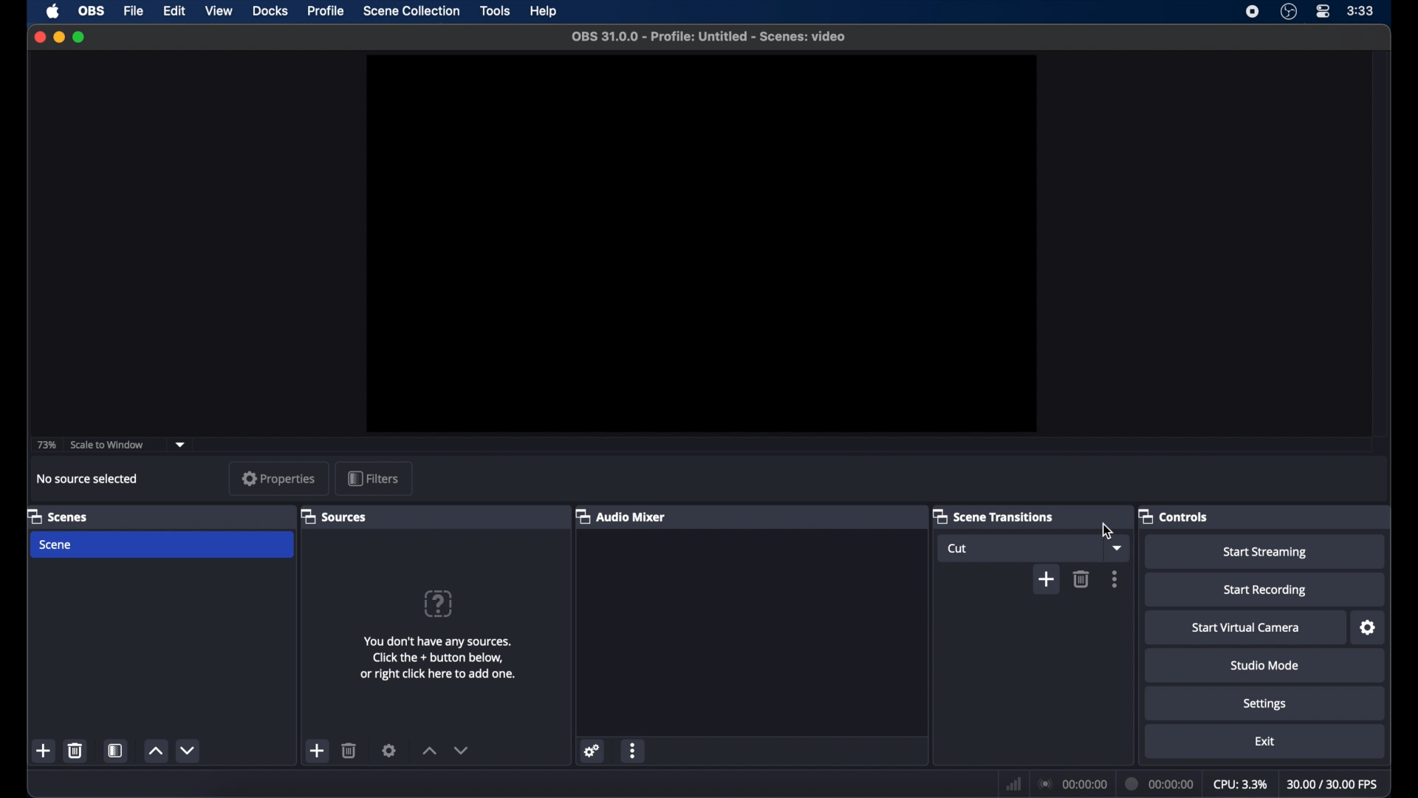 The width and height of the screenshot is (1418, 798). What do you see at coordinates (1174, 516) in the screenshot?
I see `controls` at bounding box center [1174, 516].